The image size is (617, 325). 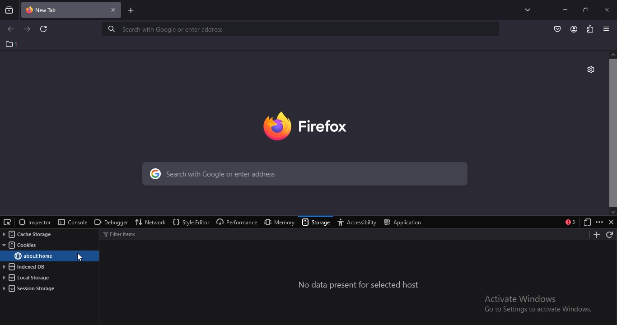 I want to click on click to go to previous page, so click(x=10, y=29).